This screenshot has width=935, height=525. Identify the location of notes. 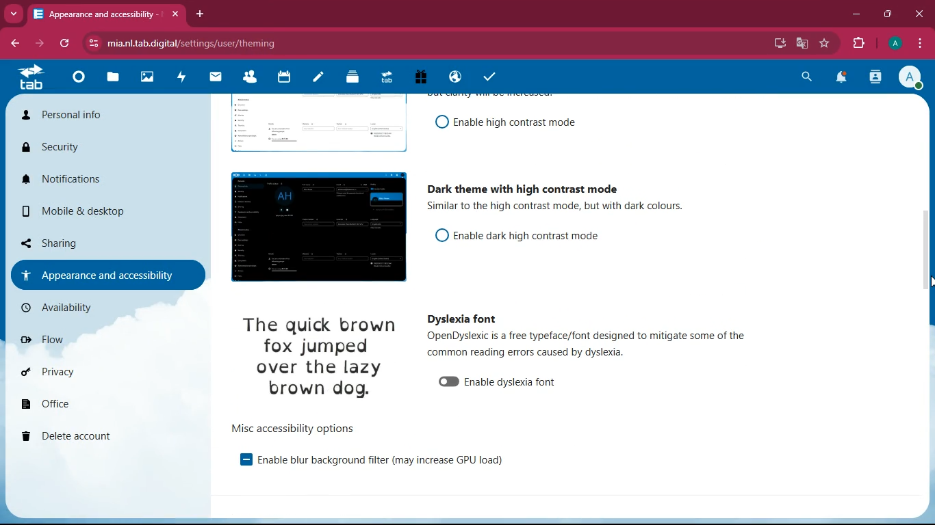
(321, 80).